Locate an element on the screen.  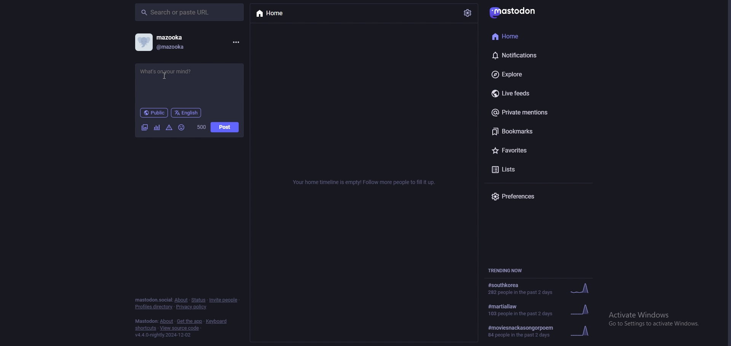
status is located at coordinates (189, 78).